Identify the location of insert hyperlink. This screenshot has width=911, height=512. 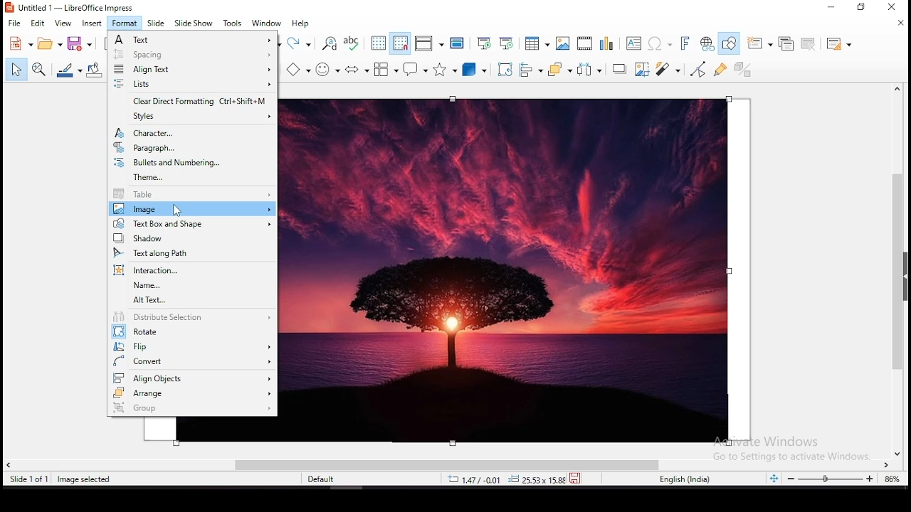
(709, 43).